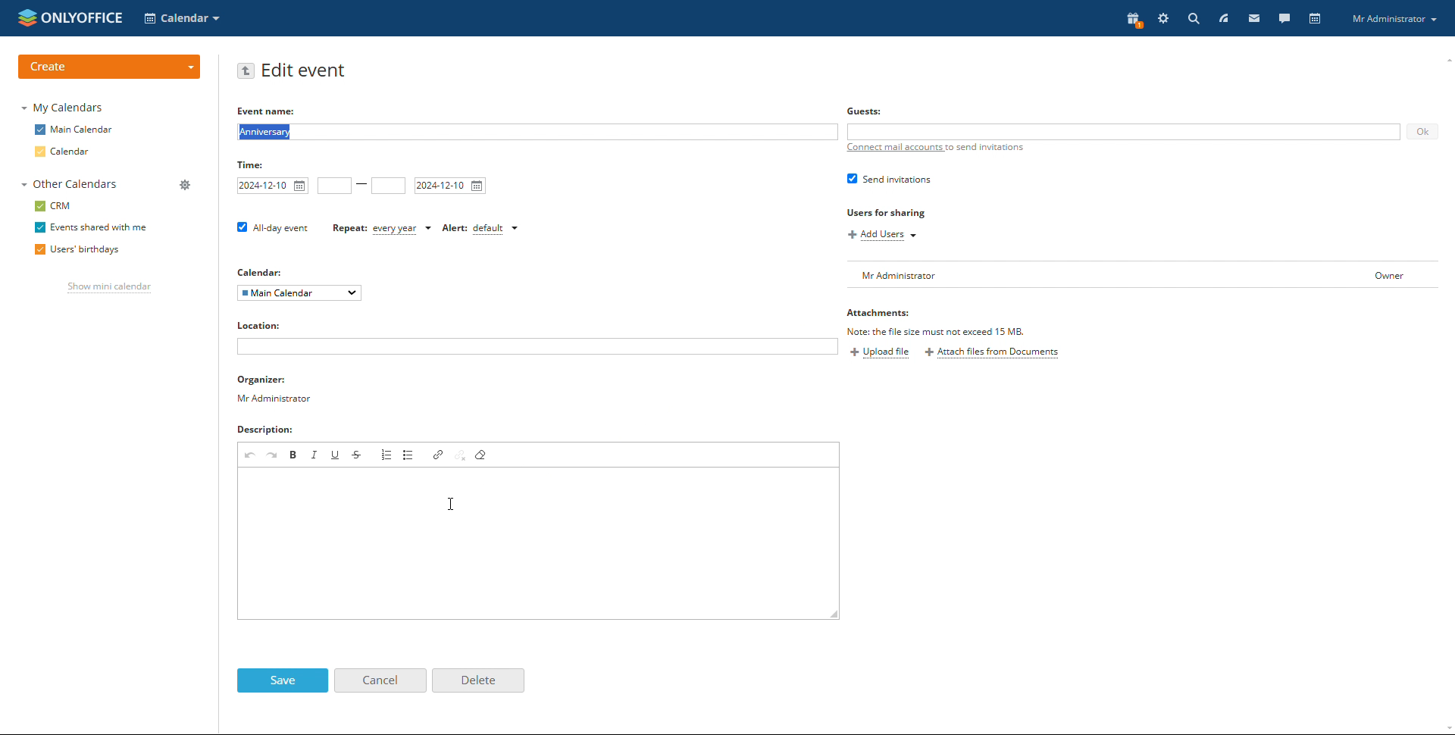  What do you see at coordinates (109, 67) in the screenshot?
I see `create` at bounding box center [109, 67].